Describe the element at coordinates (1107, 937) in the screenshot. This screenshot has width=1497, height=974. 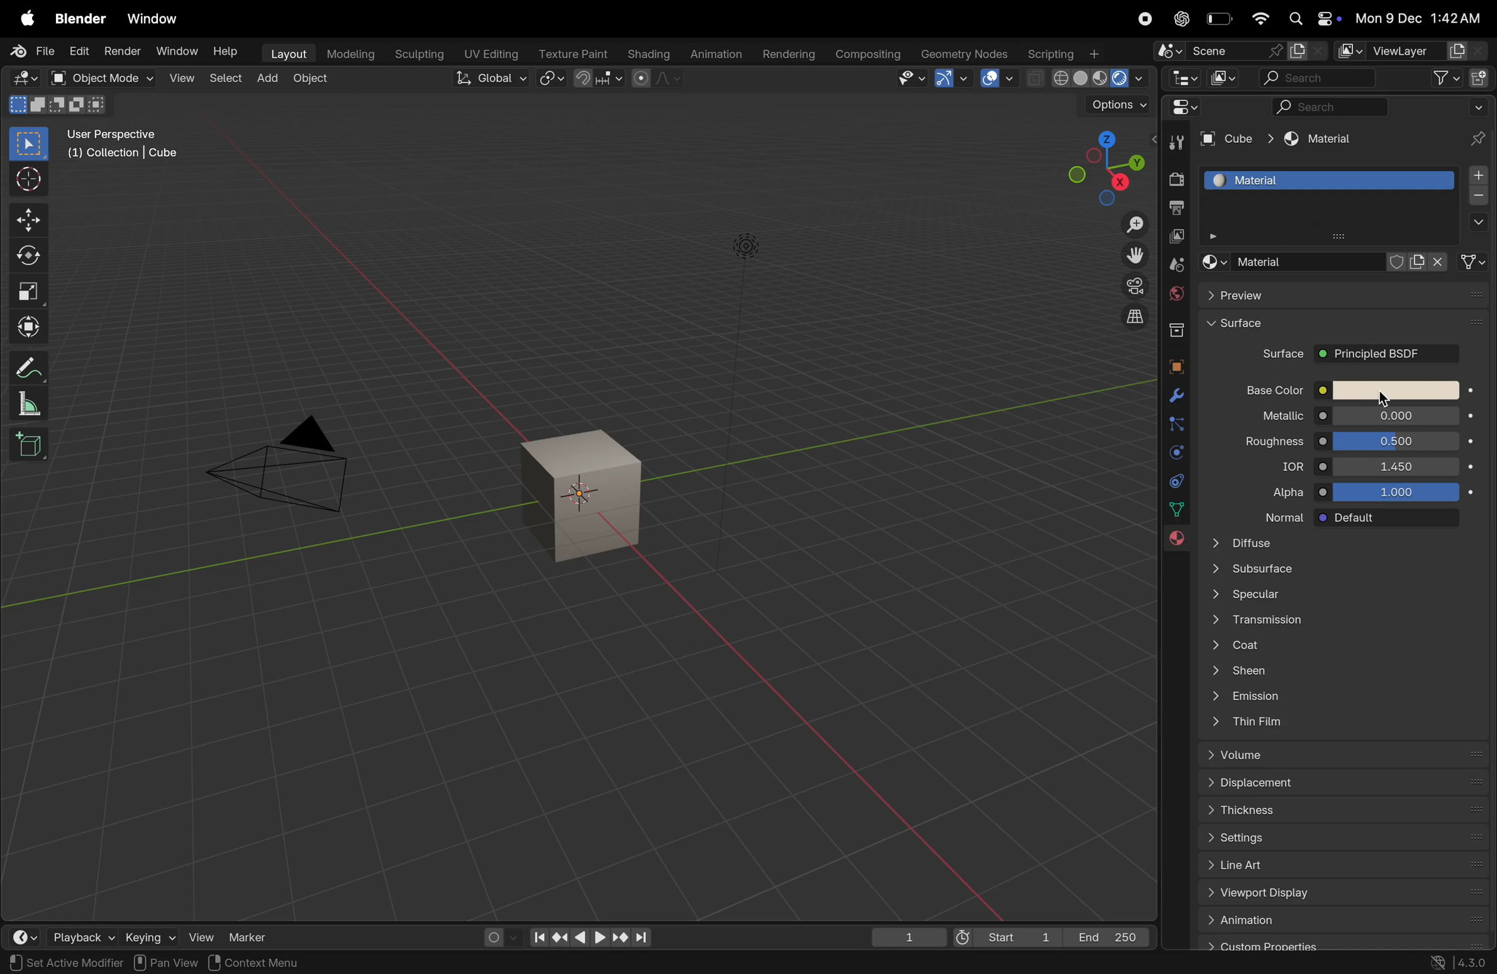
I see `End 250` at that location.